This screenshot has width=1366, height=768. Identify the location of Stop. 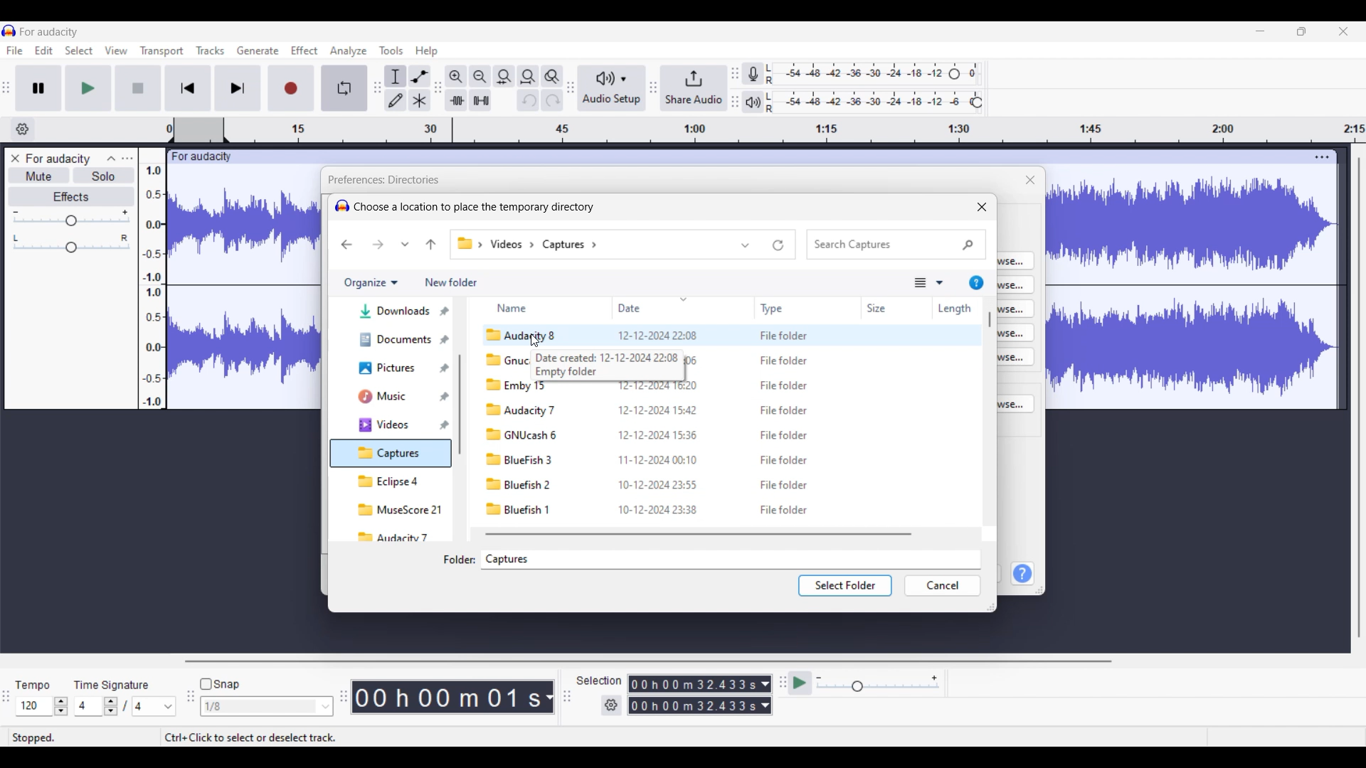
(139, 88).